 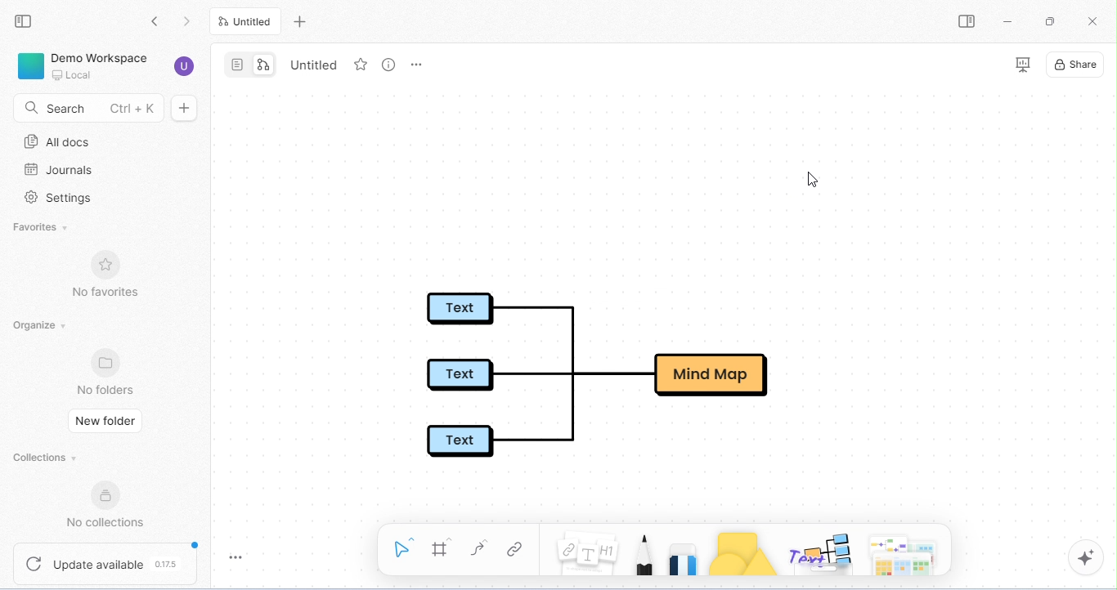 What do you see at coordinates (39, 326) in the screenshot?
I see `organize` at bounding box center [39, 326].